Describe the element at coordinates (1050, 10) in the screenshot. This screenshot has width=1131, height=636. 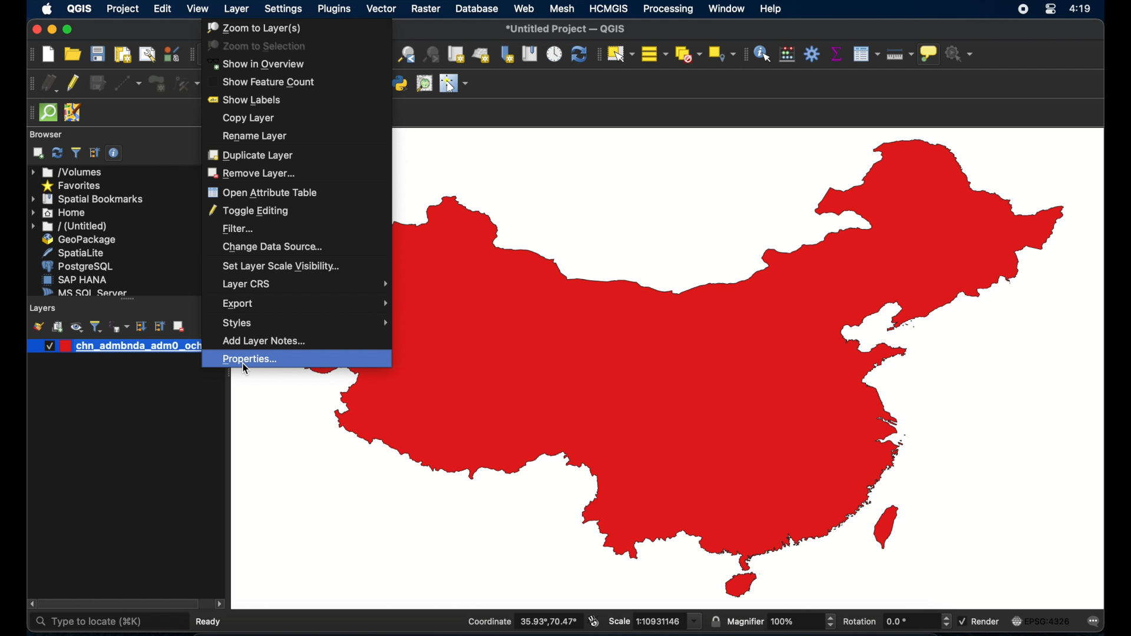
I see `control center` at that location.